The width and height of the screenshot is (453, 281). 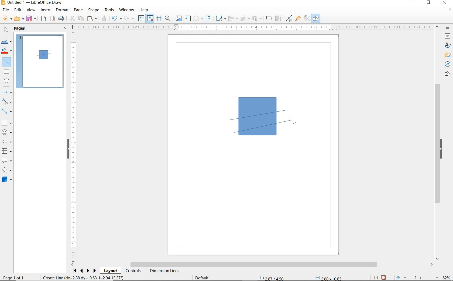 What do you see at coordinates (68, 149) in the screenshot?
I see `HIDE` at bounding box center [68, 149].